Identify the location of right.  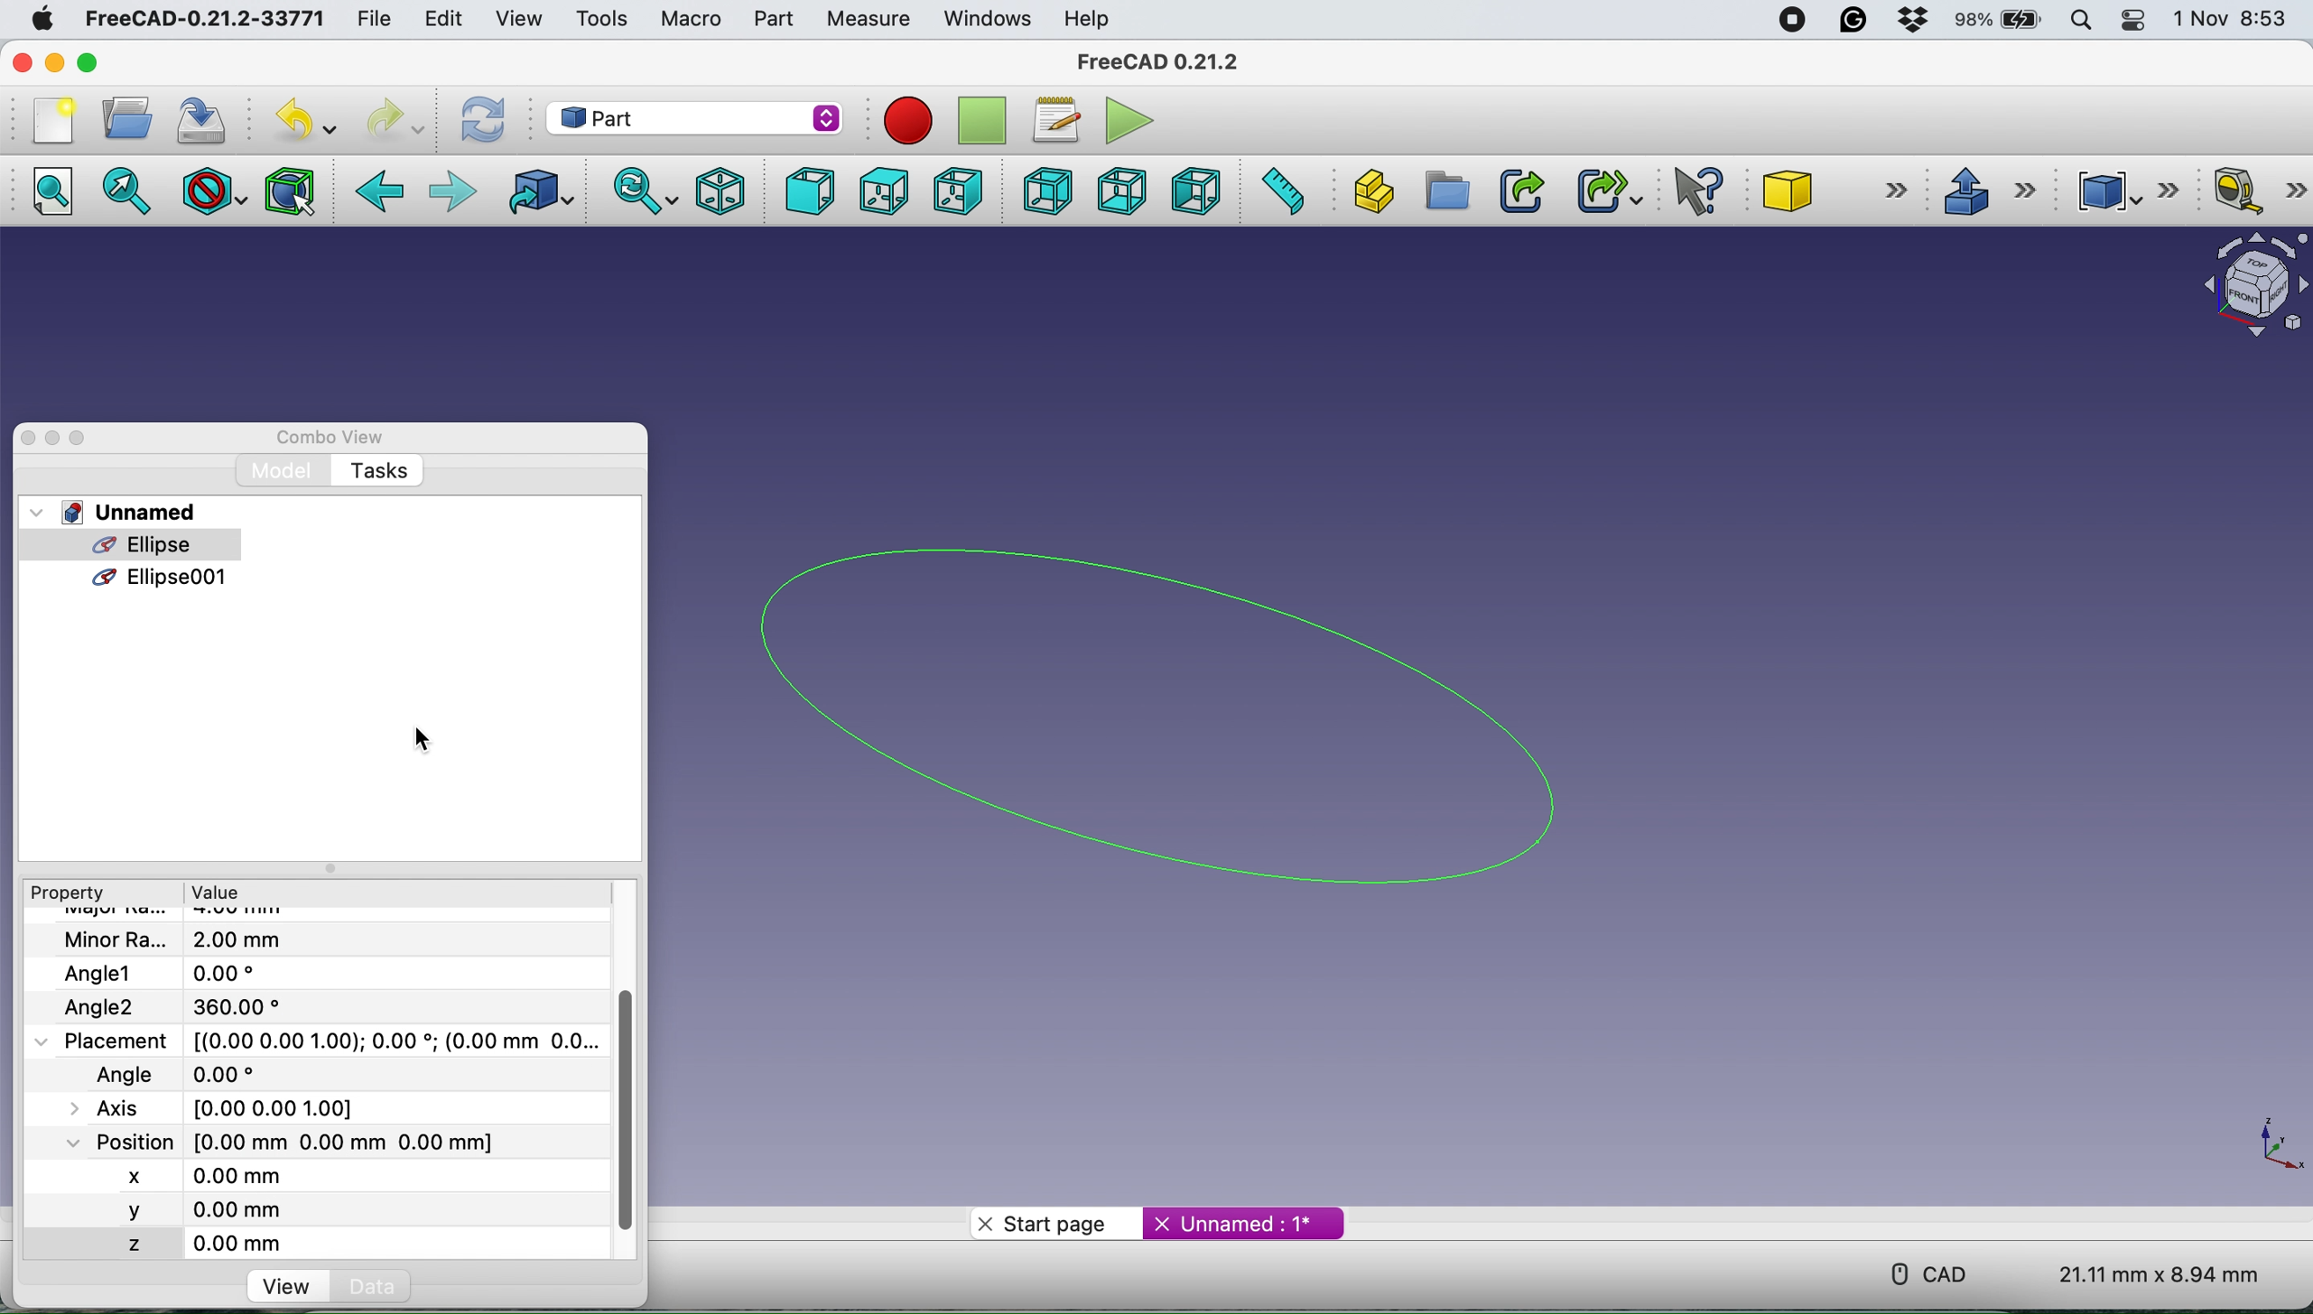
(961, 190).